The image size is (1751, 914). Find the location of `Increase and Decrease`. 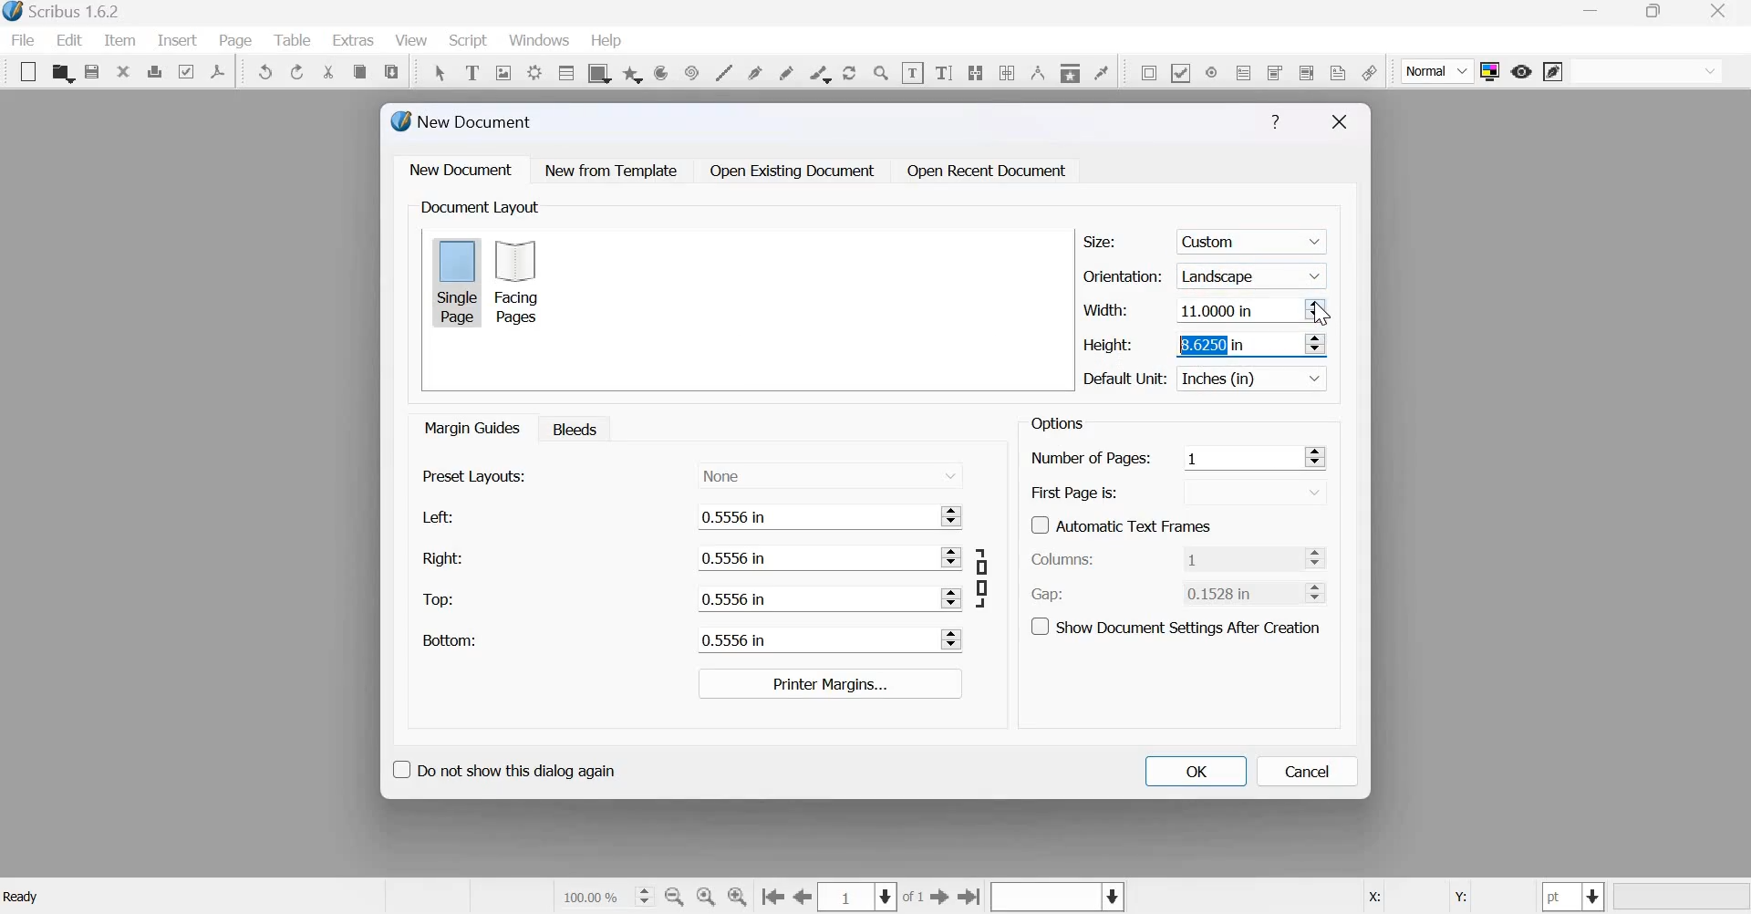

Increase and Decrease is located at coordinates (953, 557).